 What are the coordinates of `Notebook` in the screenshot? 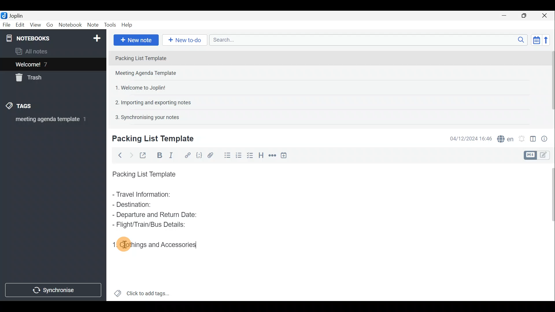 It's located at (70, 26).